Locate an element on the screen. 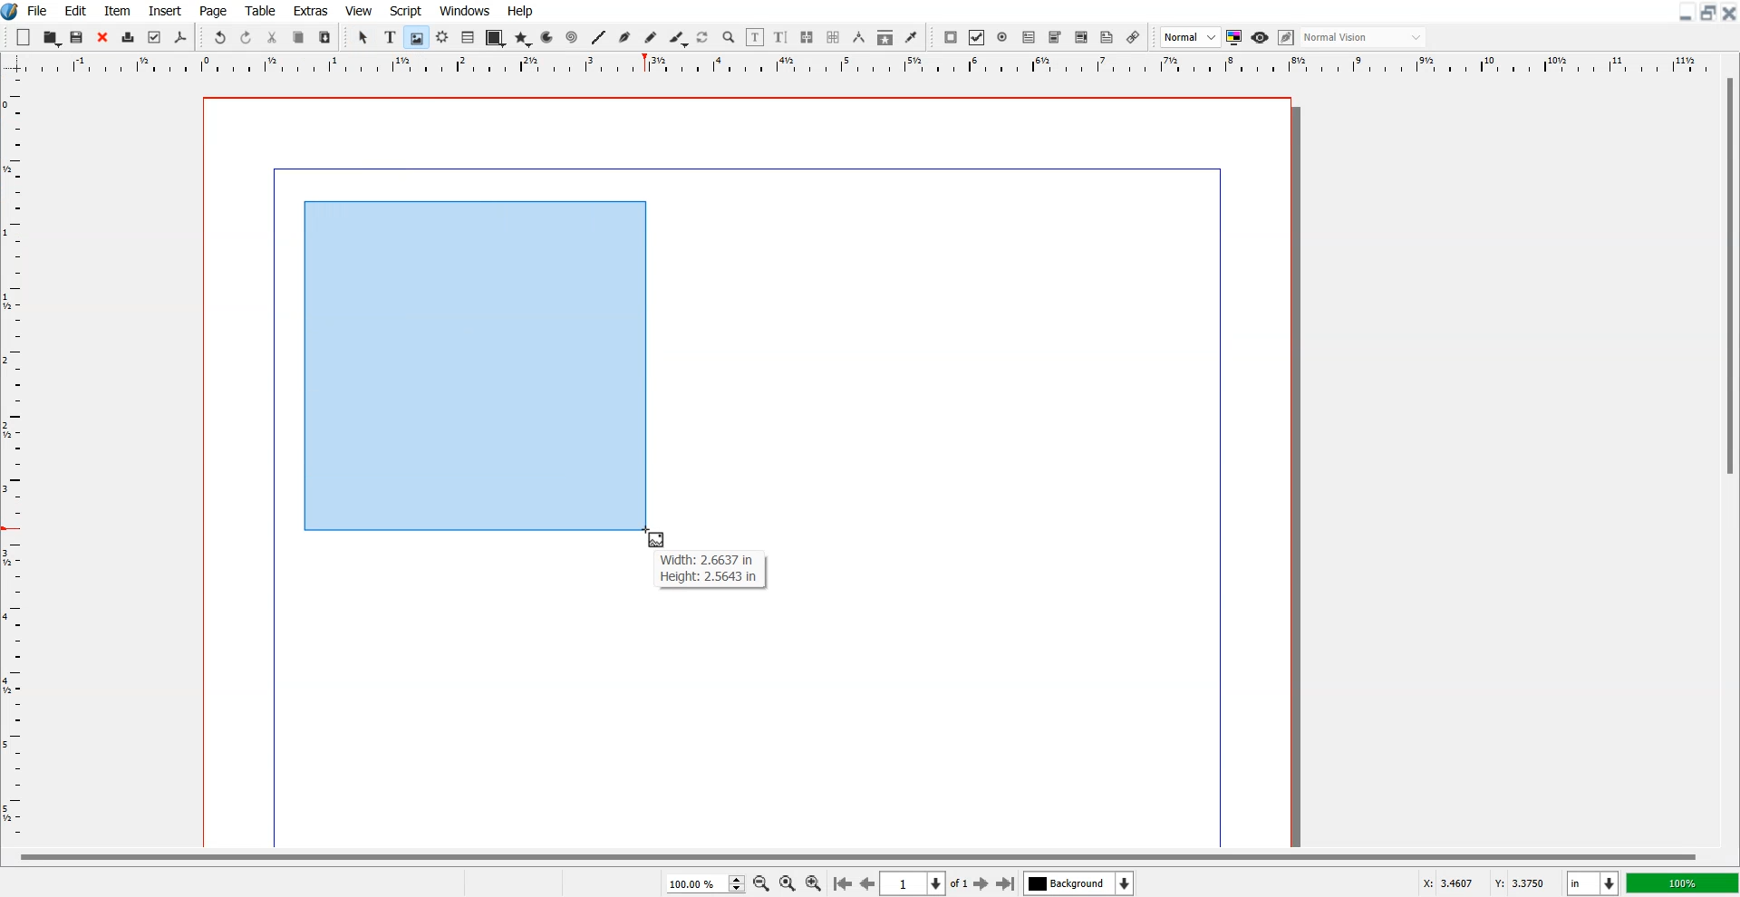  PDF Check Box is located at coordinates (977, 37).